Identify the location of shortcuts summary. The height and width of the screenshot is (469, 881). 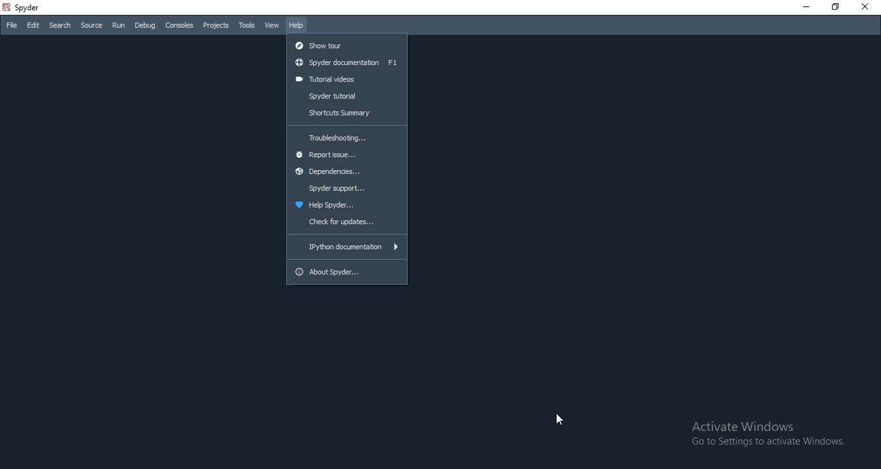
(348, 113).